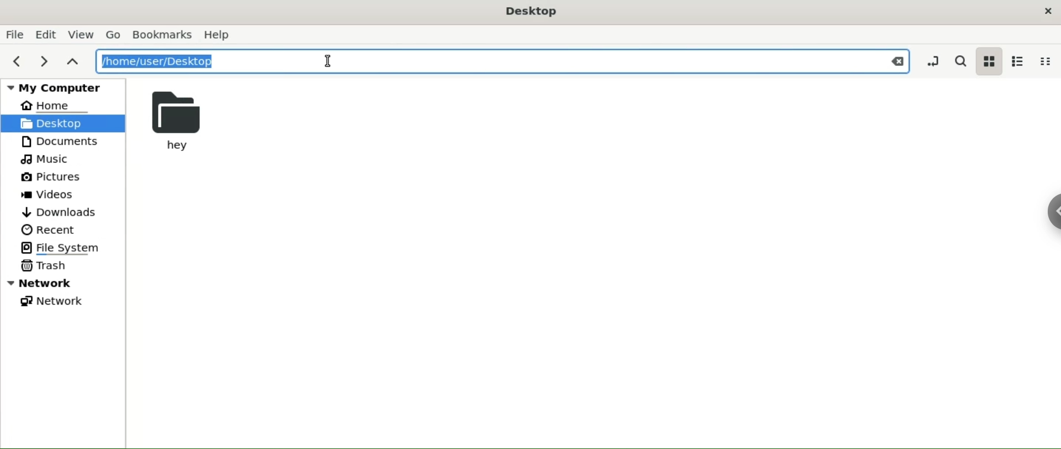 This screenshot has width=1061, height=449. What do you see at coordinates (51, 178) in the screenshot?
I see `pictures` at bounding box center [51, 178].